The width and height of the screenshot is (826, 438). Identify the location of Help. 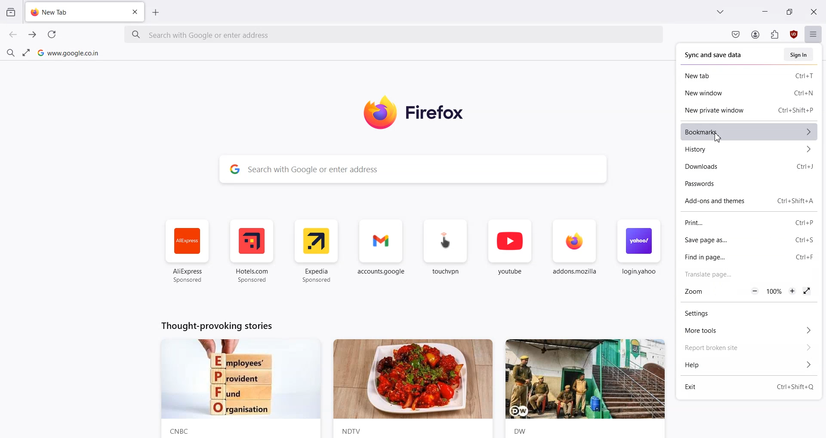
(749, 365).